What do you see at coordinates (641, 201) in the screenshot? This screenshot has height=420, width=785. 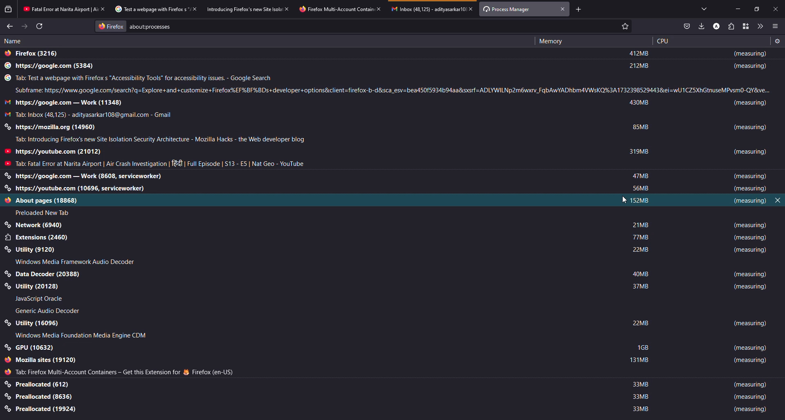 I see `152 mb` at bounding box center [641, 201].